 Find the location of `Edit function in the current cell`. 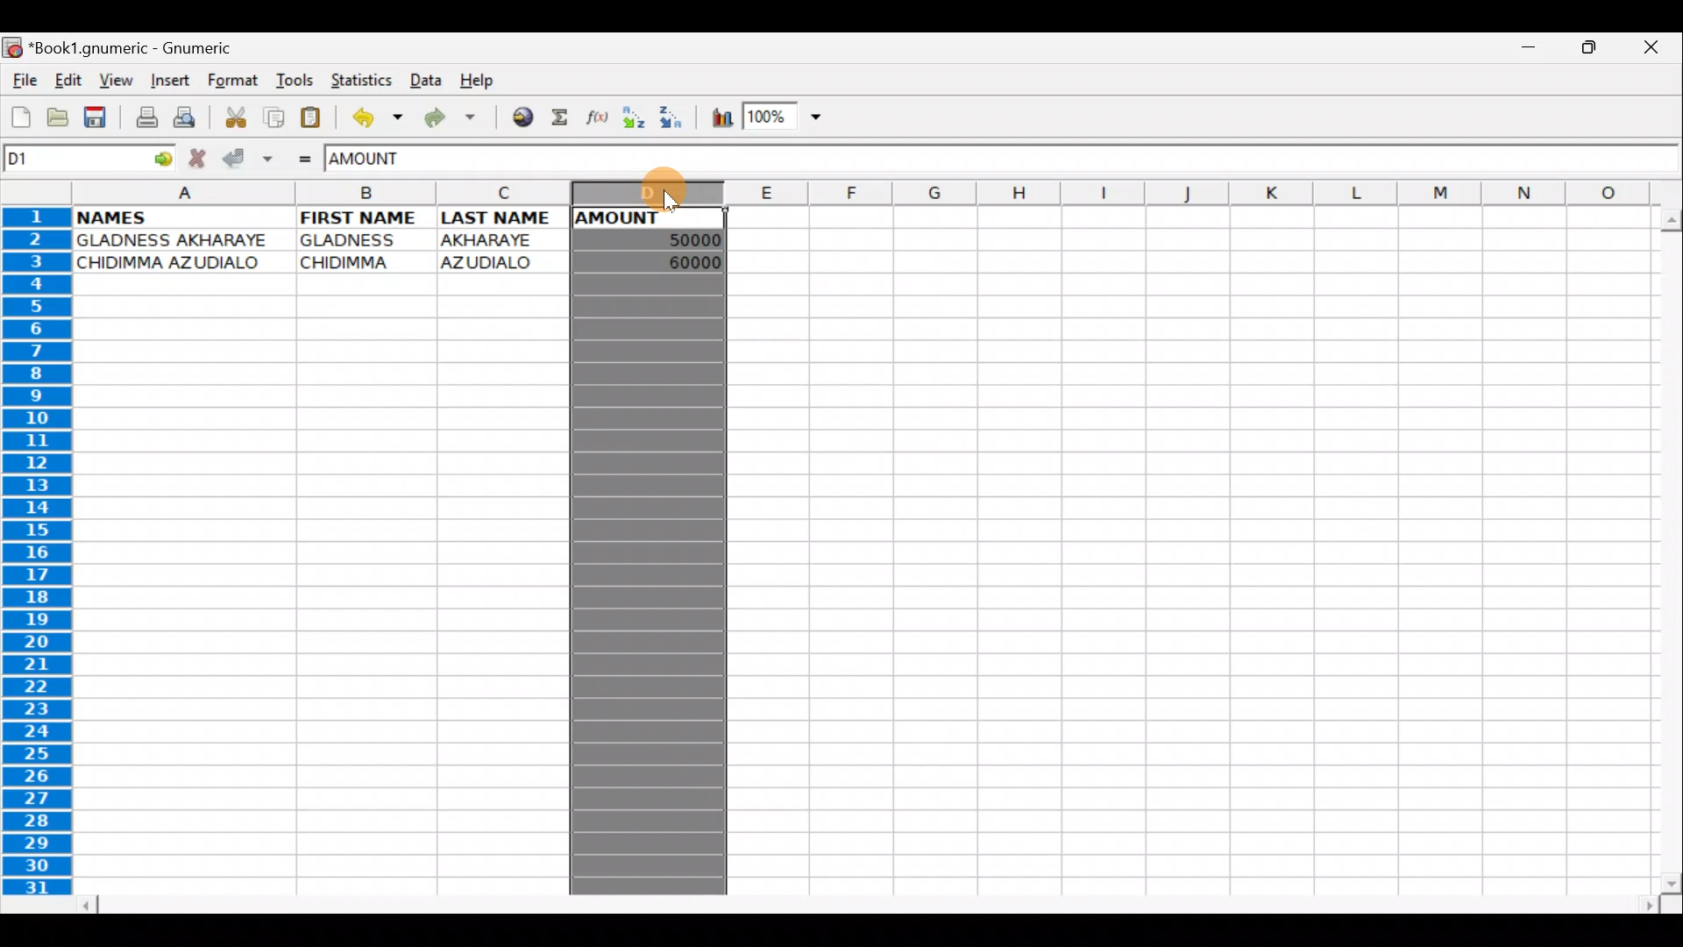

Edit function in the current cell is located at coordinates (600, 117).